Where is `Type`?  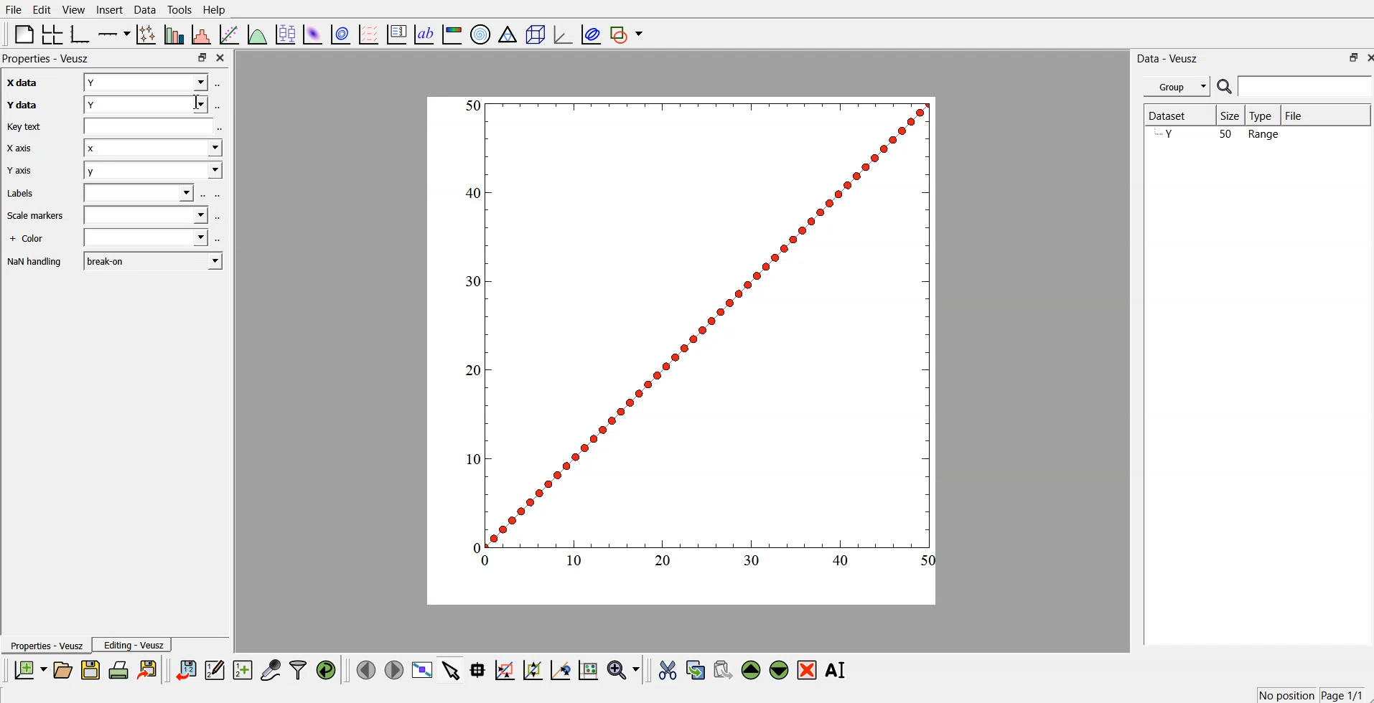 Type is located at coordinates (1264, 115).